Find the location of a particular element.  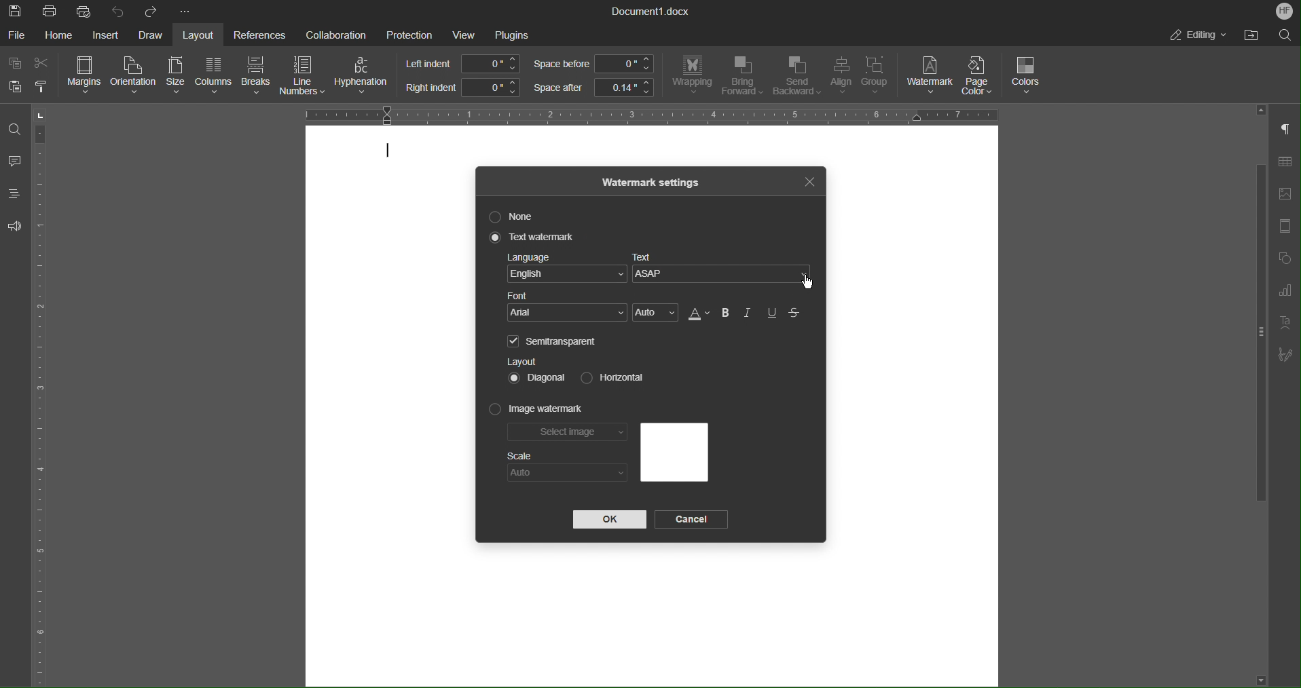

File is located at coordinates (18, 35).